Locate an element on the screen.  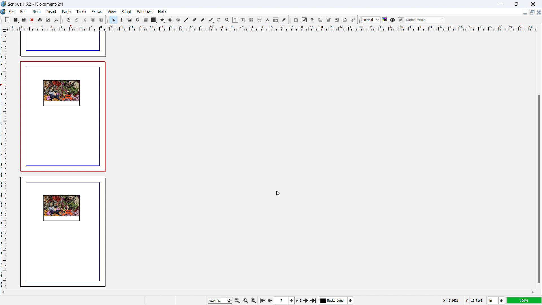
eye dropper is located at coordinates (284, 19).